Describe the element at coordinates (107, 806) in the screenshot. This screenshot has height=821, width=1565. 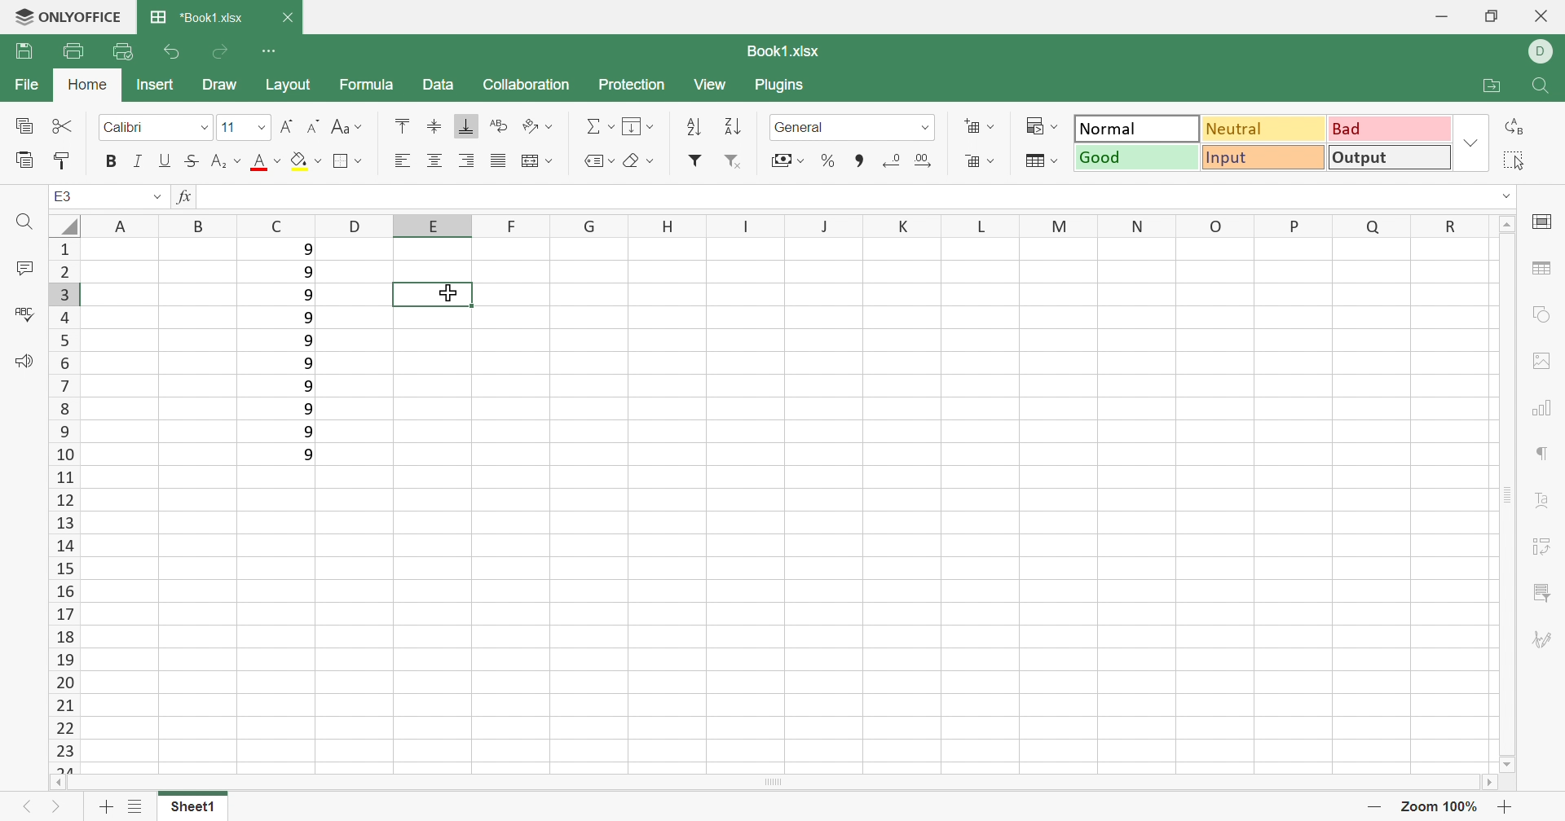
I see `Add sheet` at that location.